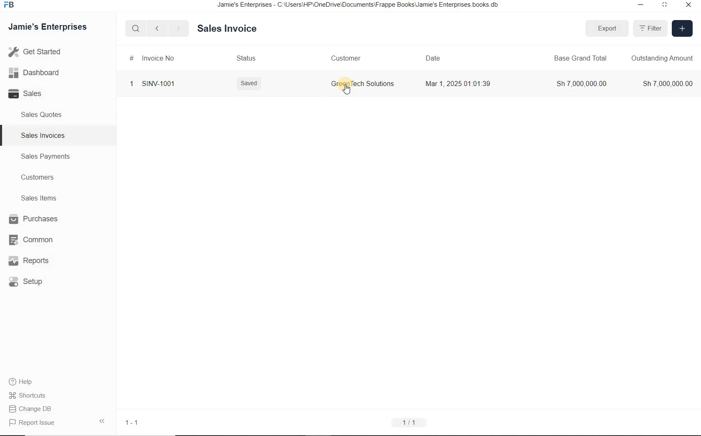  I want to click on Report Issue, so click(31, 423).